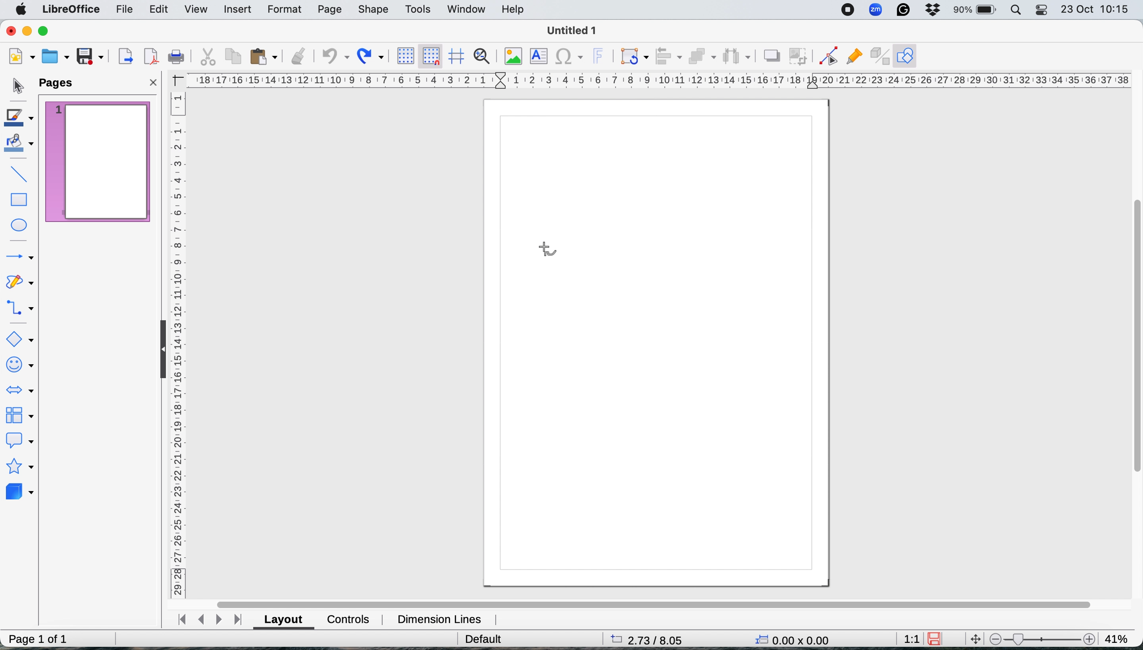 The height and width of the screenshot is (650, 1143). I want to click on close, so click(154, 83).